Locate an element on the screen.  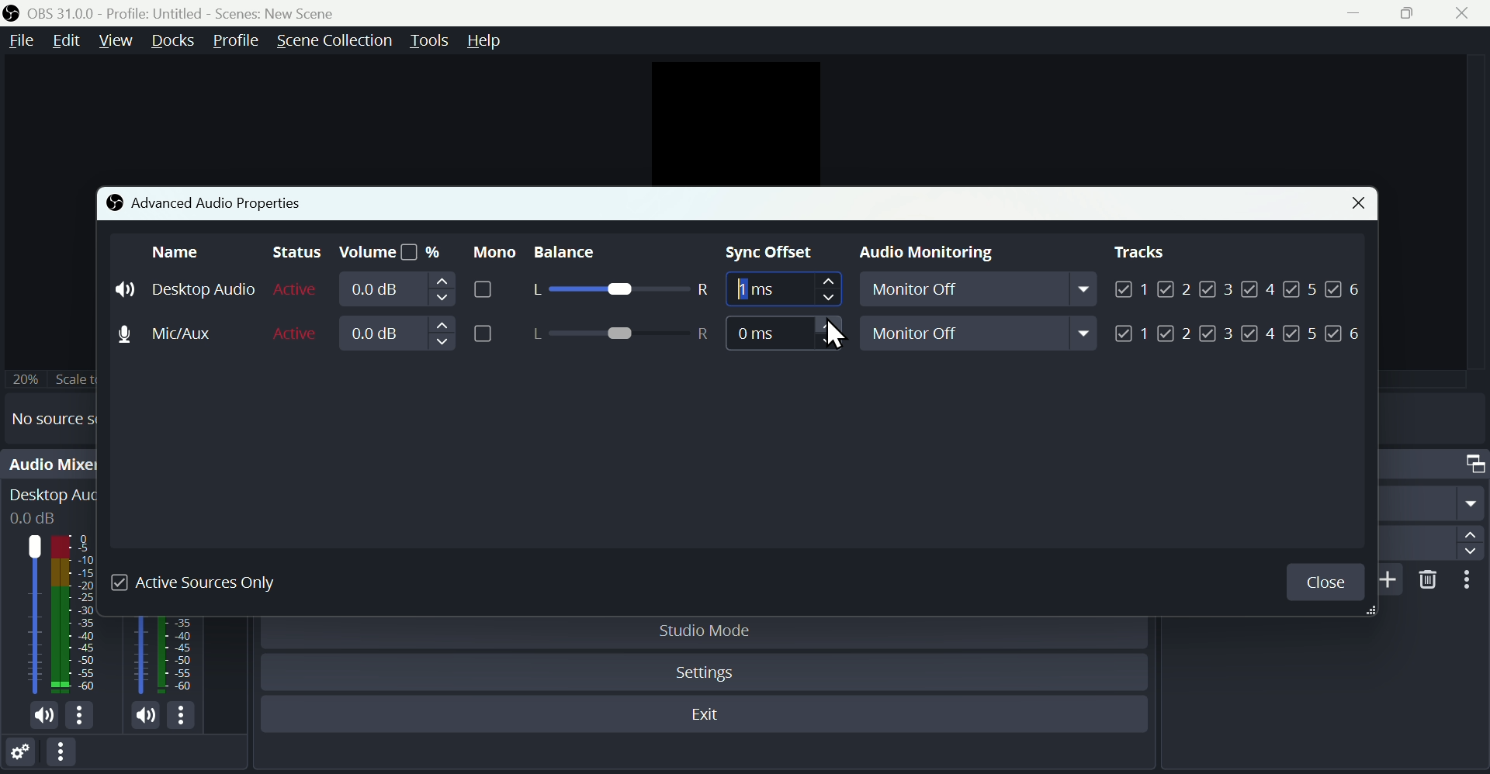
More options is located at coordinates (64, 758).